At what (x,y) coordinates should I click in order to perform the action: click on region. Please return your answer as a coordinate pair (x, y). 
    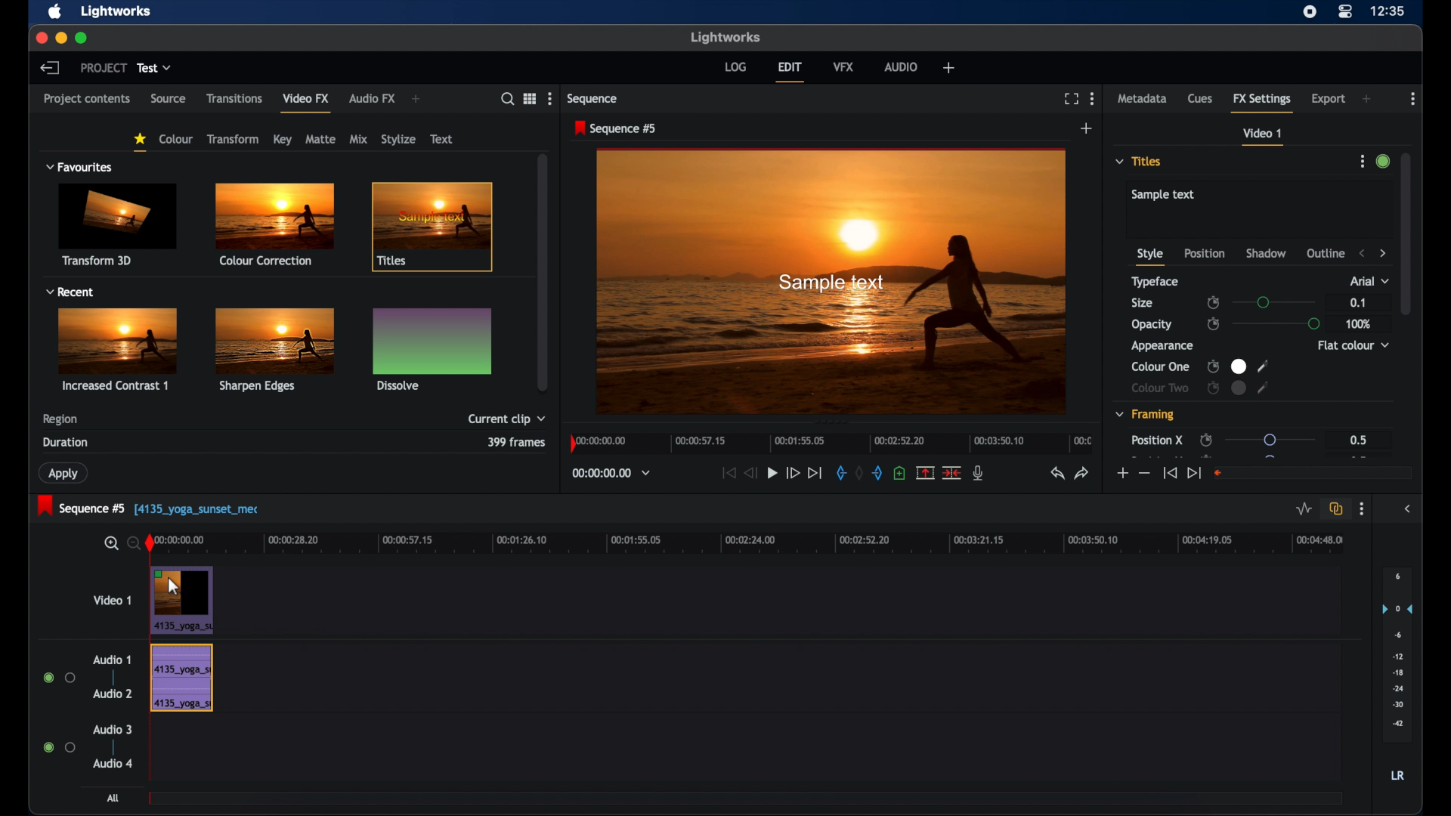
    Looking at the image, I should click on (60, 419).